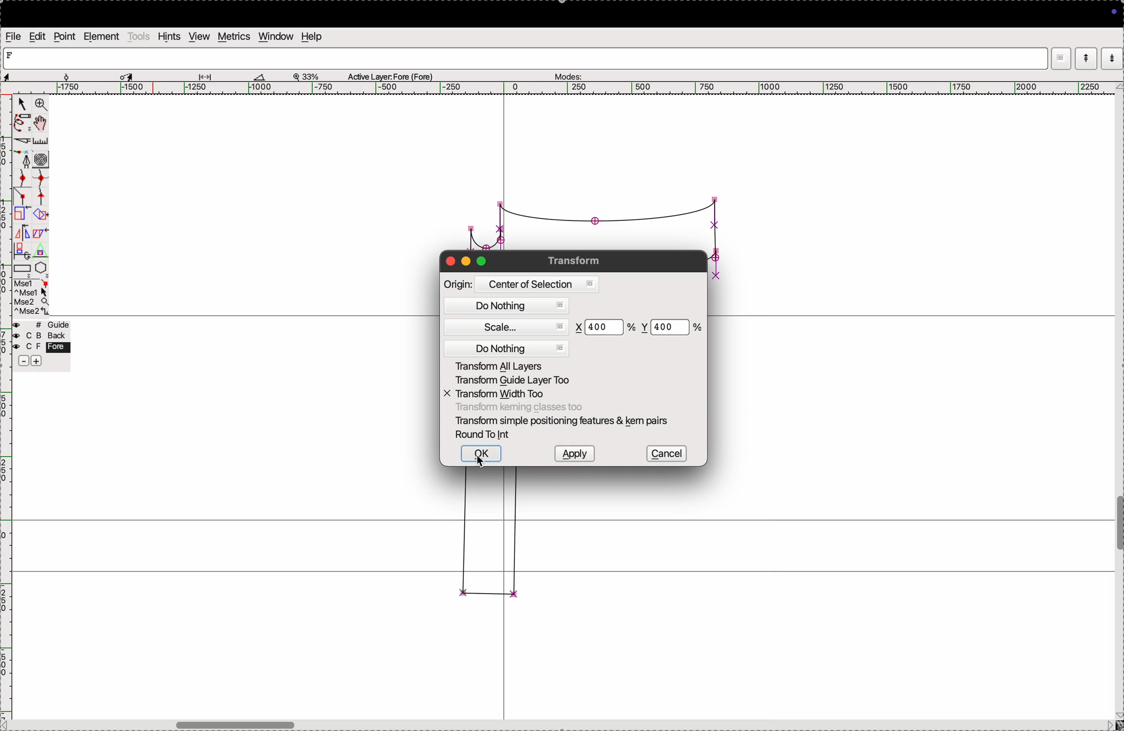 The width and height of the screenshot is (1124, 731). I want to click on mirror, so click(30, 234).